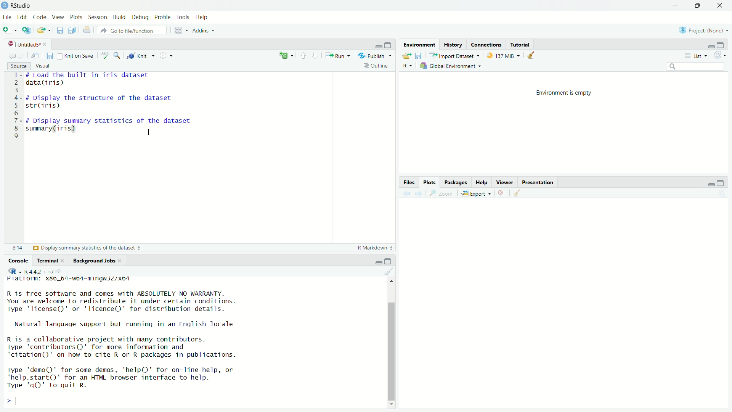 Image resolution: width=732 pixels, height=412 pixels. What do you see at coordinates (456, 182) in the screenshot?
I see `Packages` at bounding box center [456, 182].